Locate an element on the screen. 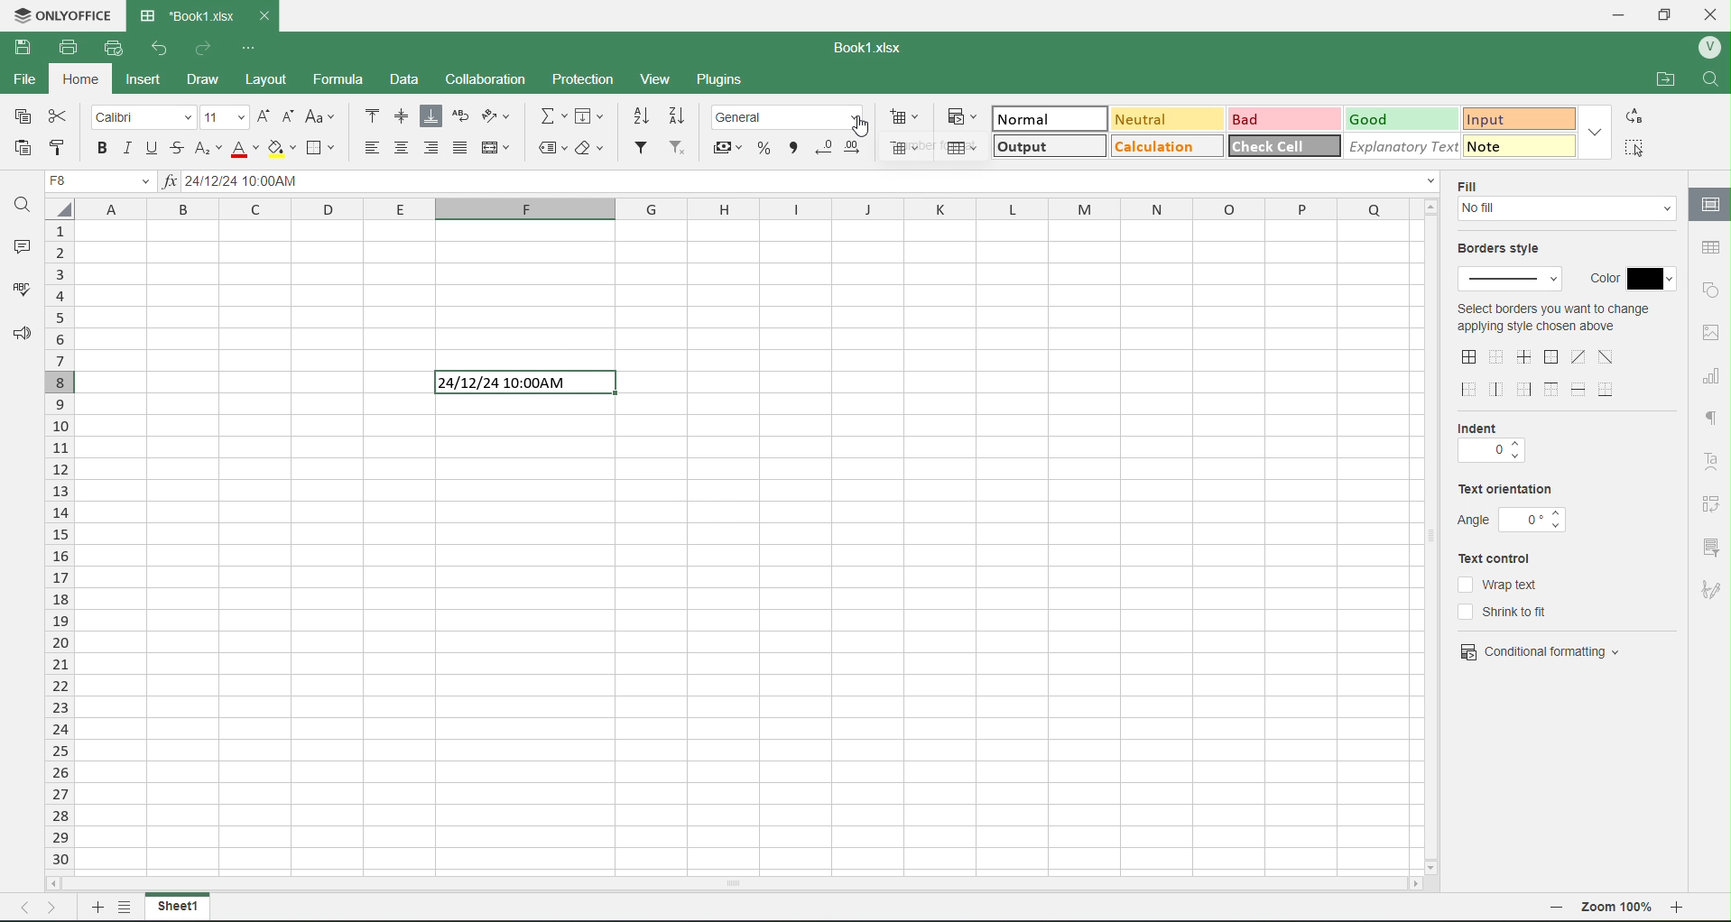  Collaboration is located at coordinates (496, 79).